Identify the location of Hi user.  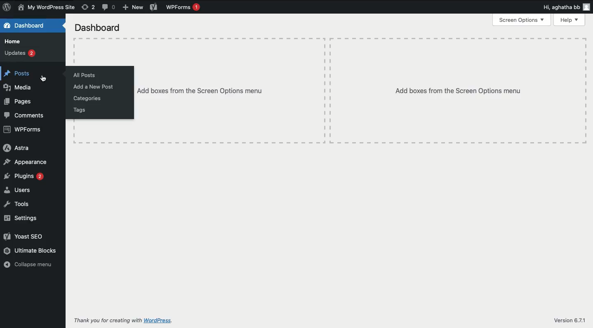
(567, 7).